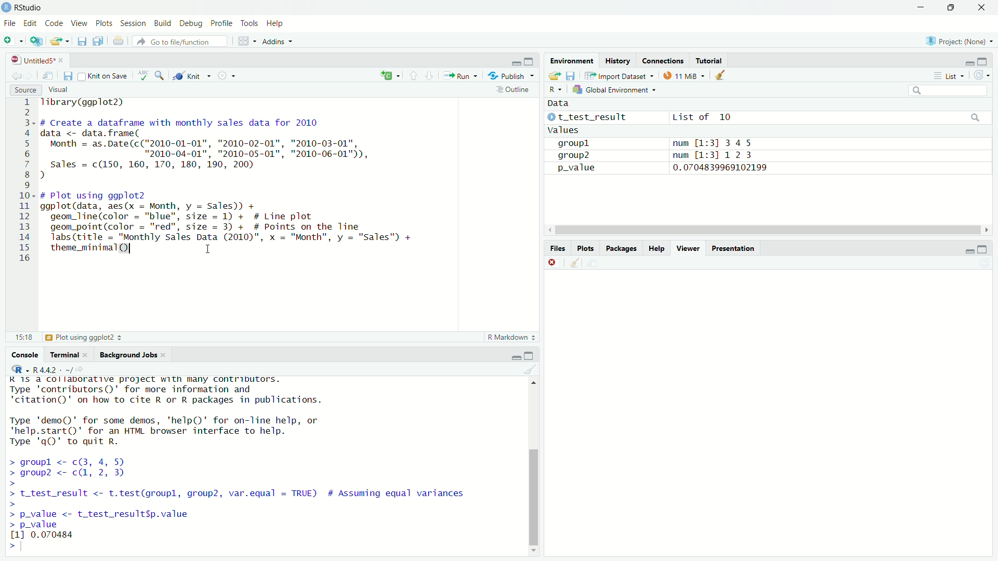  Describe the element at coordinates (622, 247) in the screenshot. I see `Packages` at that location.